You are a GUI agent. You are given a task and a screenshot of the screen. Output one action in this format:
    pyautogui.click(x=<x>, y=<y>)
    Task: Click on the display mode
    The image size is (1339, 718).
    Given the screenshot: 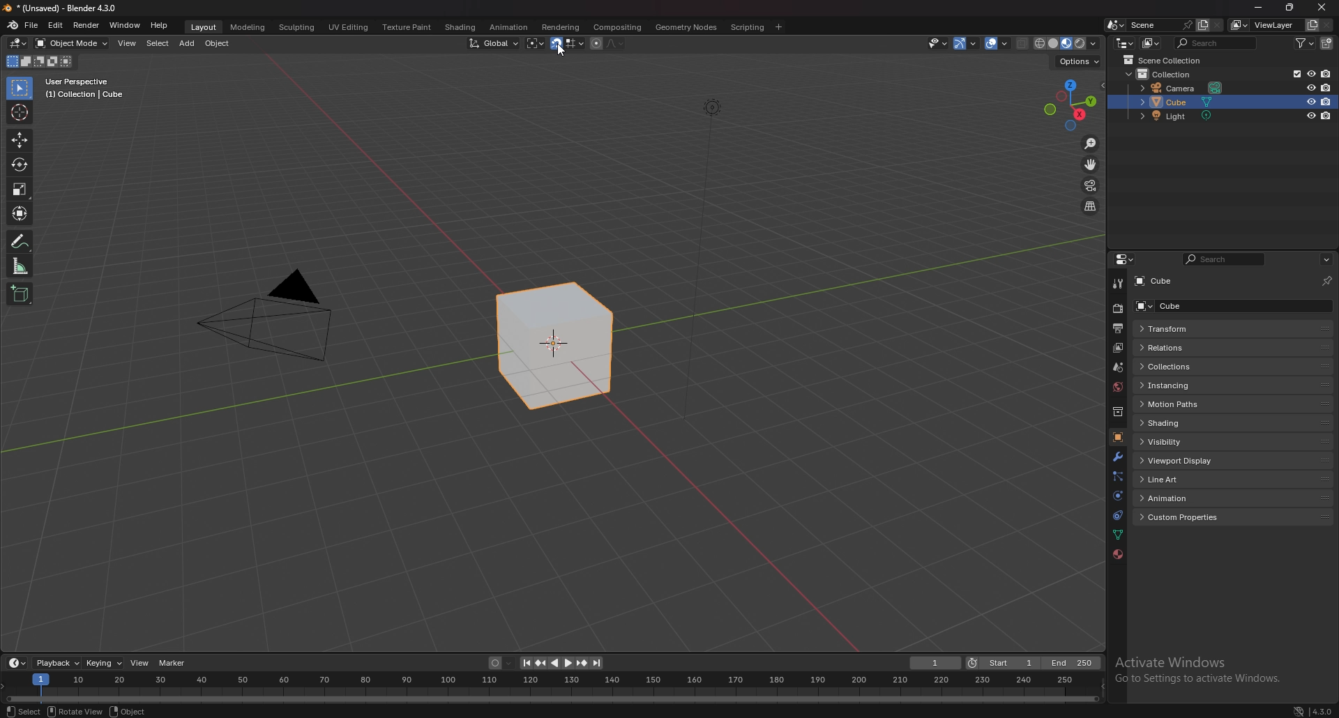 What is the action you would take?
    pyautogui.click(x=1150, y=43)
    